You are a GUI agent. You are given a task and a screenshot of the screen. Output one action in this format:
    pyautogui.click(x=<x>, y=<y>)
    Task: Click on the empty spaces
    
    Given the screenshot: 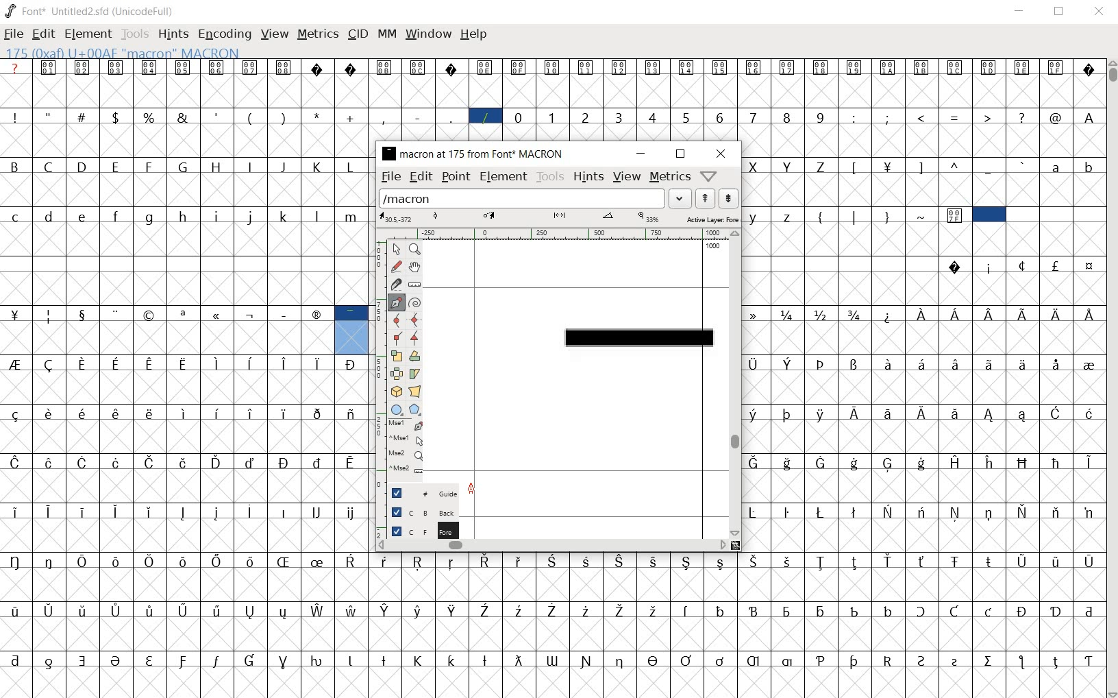 What is the action you would take?
    pyautogui.click(x=841, y=264)
    